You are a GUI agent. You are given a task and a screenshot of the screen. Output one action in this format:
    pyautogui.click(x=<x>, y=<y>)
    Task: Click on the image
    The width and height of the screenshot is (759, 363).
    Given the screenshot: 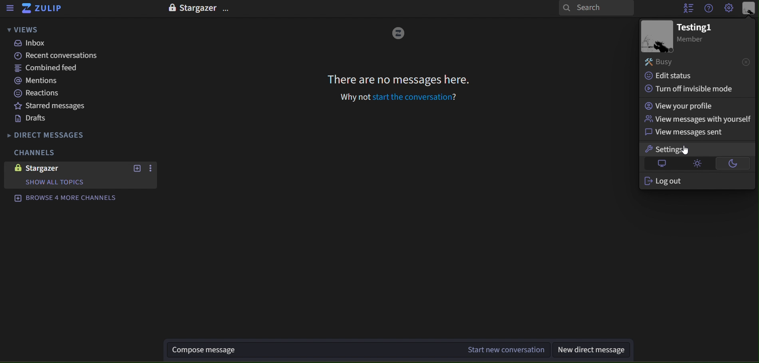 What is the action you would take?
    pyautogui.click(x=399, y=34)
    